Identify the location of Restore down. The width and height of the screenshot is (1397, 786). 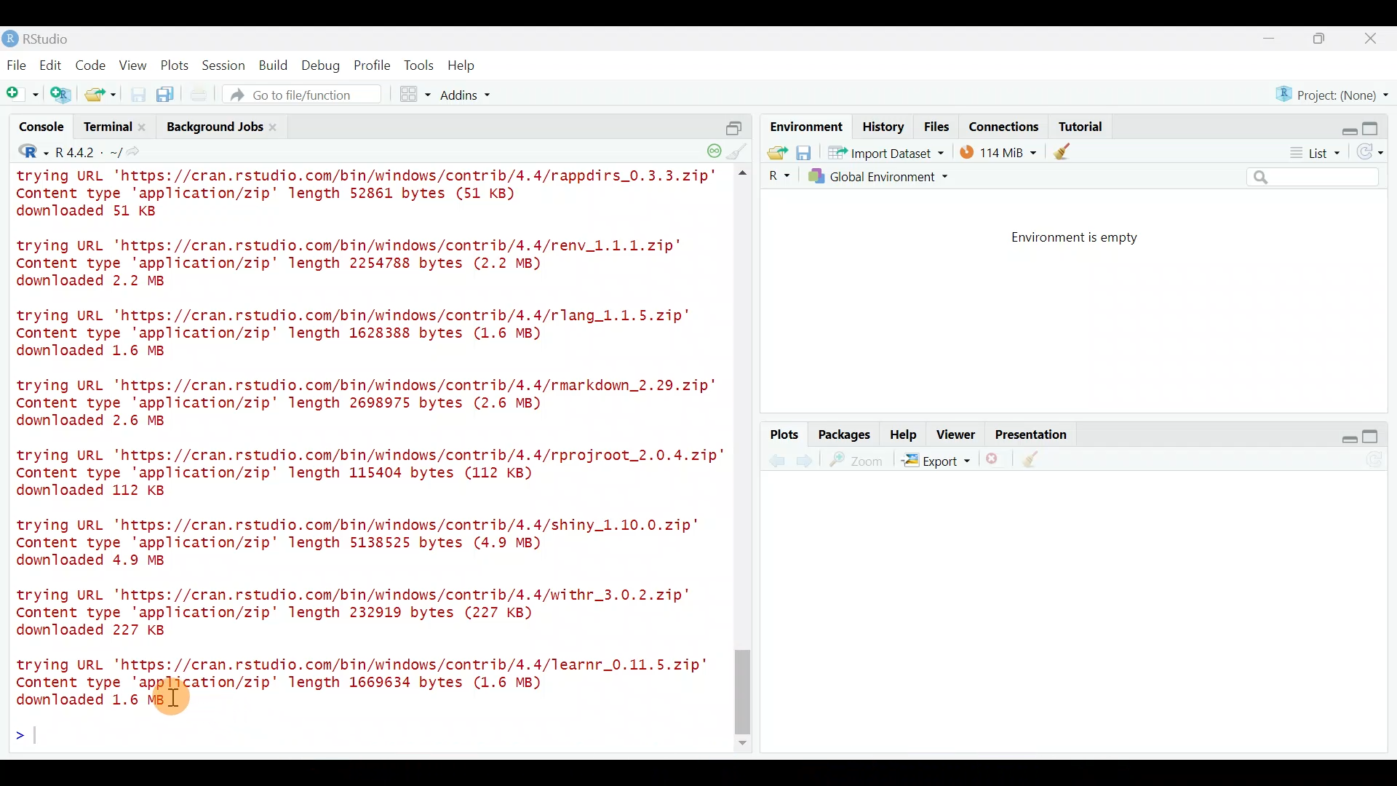
(1343, 126).